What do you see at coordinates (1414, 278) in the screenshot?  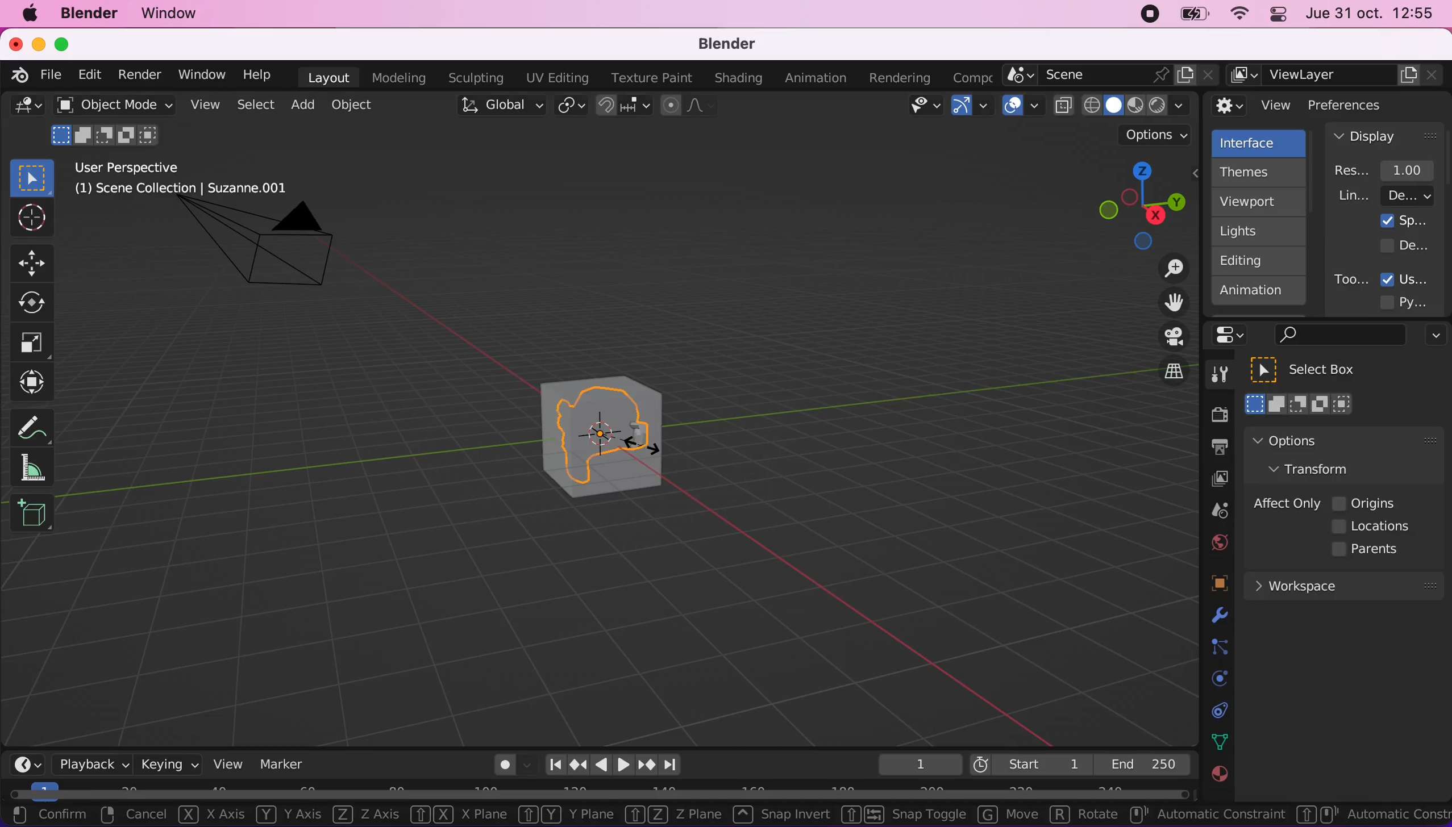 I see `user tooltips` at bounding box center [1414, 278].